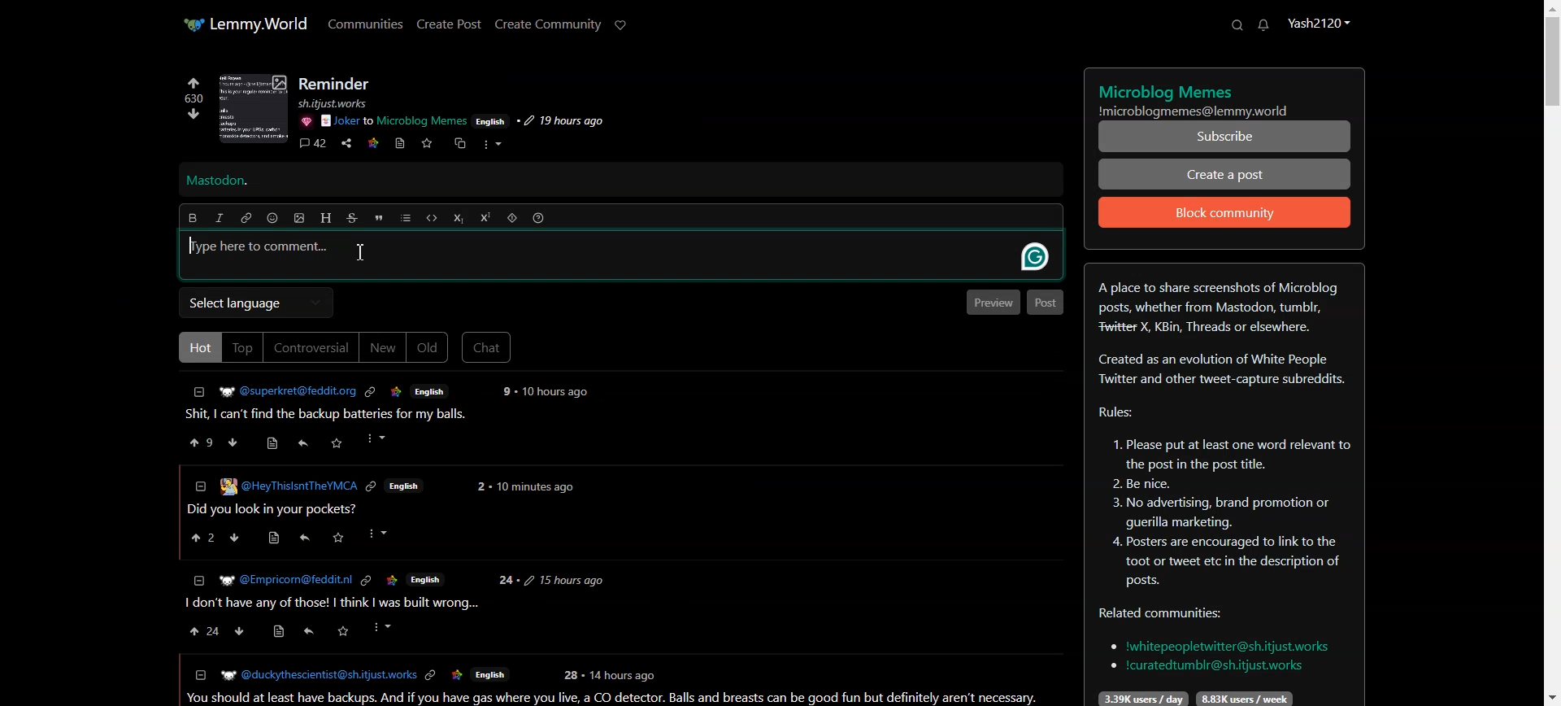  I want to click on , so click(384, 627).